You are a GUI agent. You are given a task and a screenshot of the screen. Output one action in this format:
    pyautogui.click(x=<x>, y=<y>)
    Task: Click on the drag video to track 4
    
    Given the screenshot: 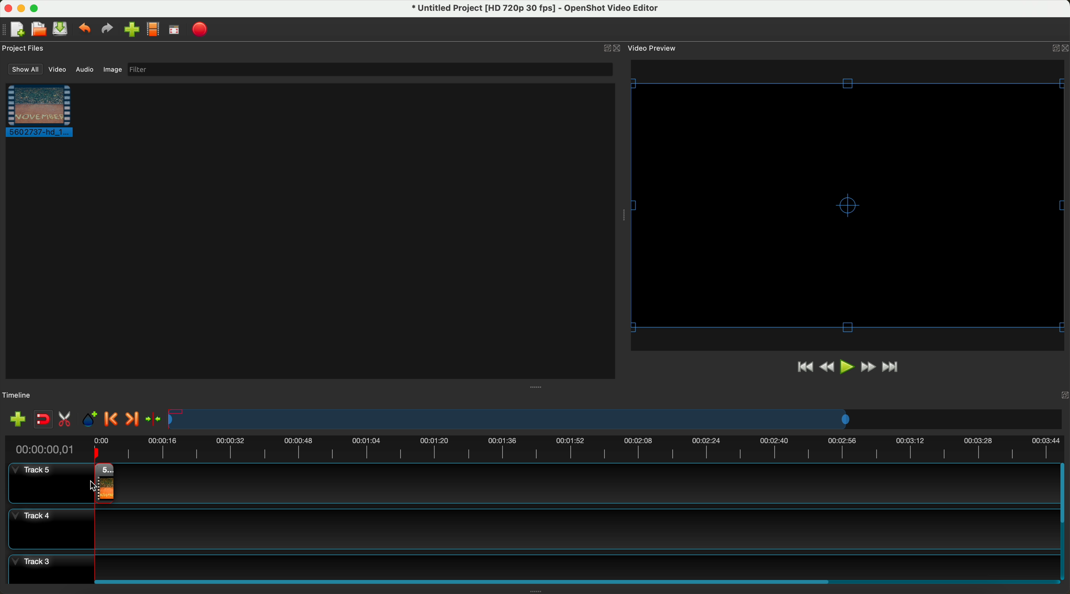 What is the action you would take?
    pyautogui.click(x=102, y=483)
    